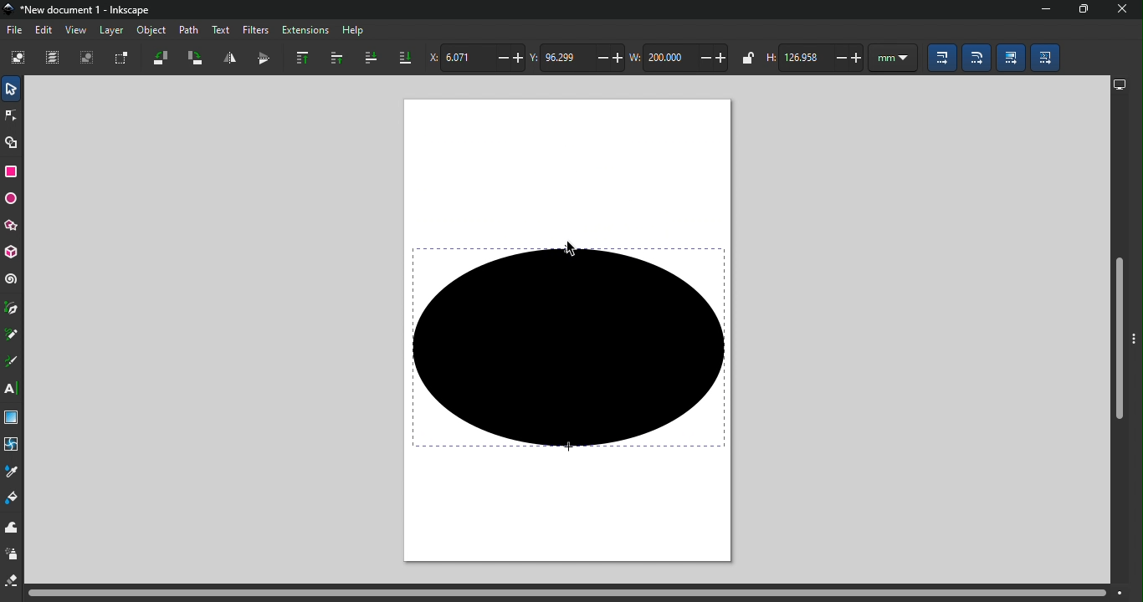 The image size is (1143, 602). Describe the element at coordinates (11, 361) in the screenshot. I see `Calligraphy tool` at that location.